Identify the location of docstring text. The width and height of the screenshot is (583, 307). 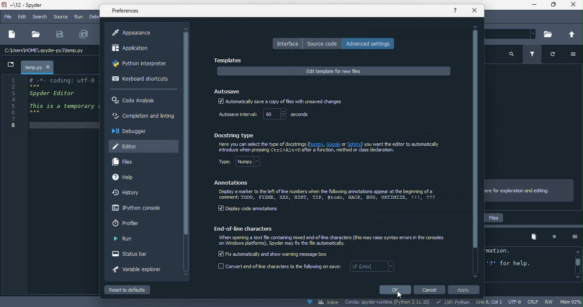
(332, 148).